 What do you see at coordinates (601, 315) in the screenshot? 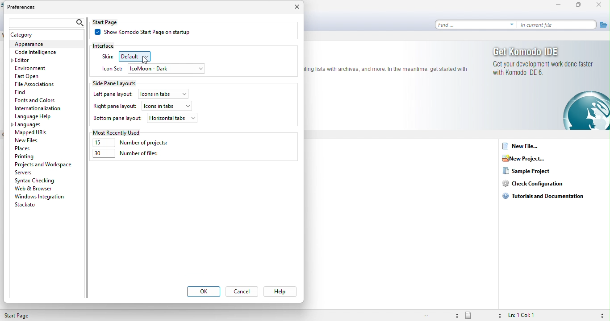
I see `syntax checking` at bounding box center [601, 315].